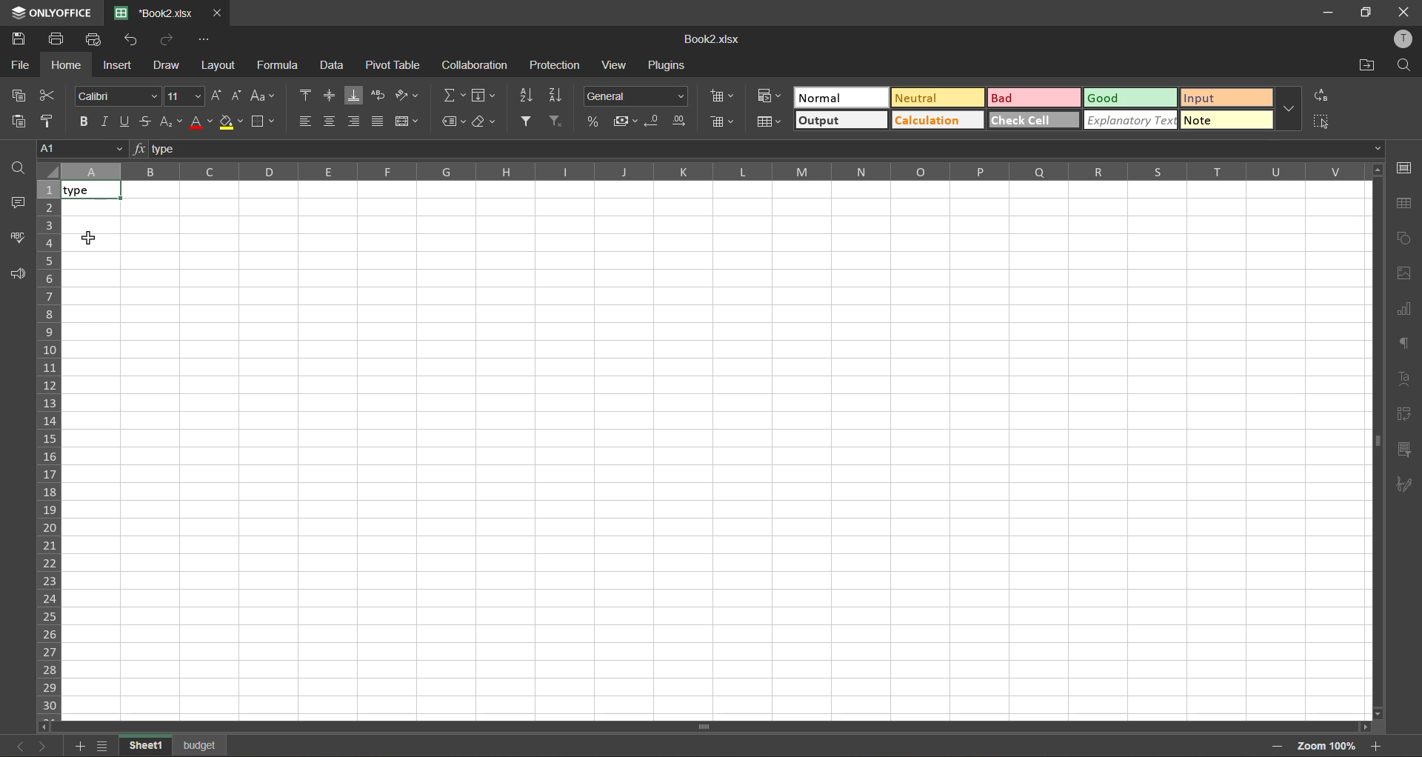  What do you see at coordinates (1319, 13) in the screenshot?
I see `minimize` at bounding box center [1319, 13].